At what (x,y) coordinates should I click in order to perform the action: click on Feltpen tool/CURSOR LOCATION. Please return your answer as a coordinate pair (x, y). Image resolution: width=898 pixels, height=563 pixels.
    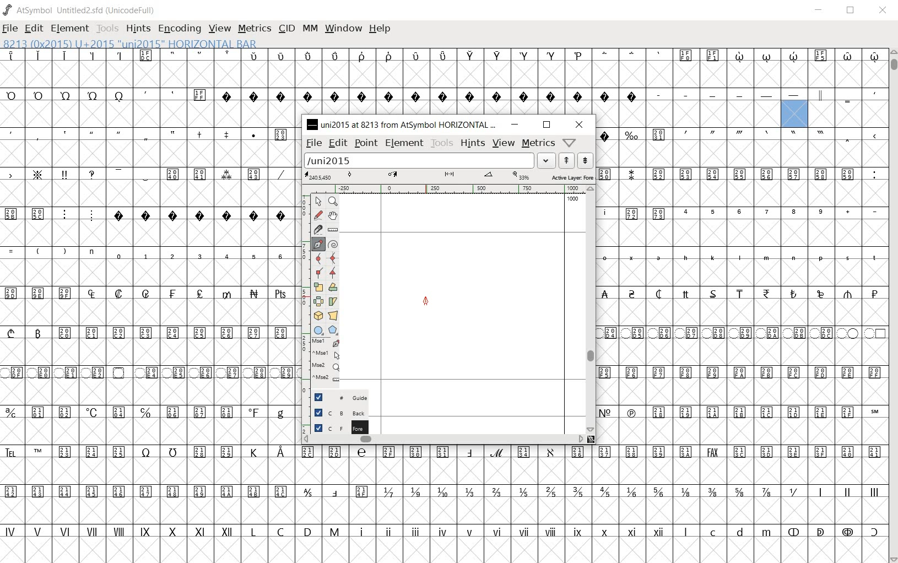
    Looking at the image, I should click on (425, 302).